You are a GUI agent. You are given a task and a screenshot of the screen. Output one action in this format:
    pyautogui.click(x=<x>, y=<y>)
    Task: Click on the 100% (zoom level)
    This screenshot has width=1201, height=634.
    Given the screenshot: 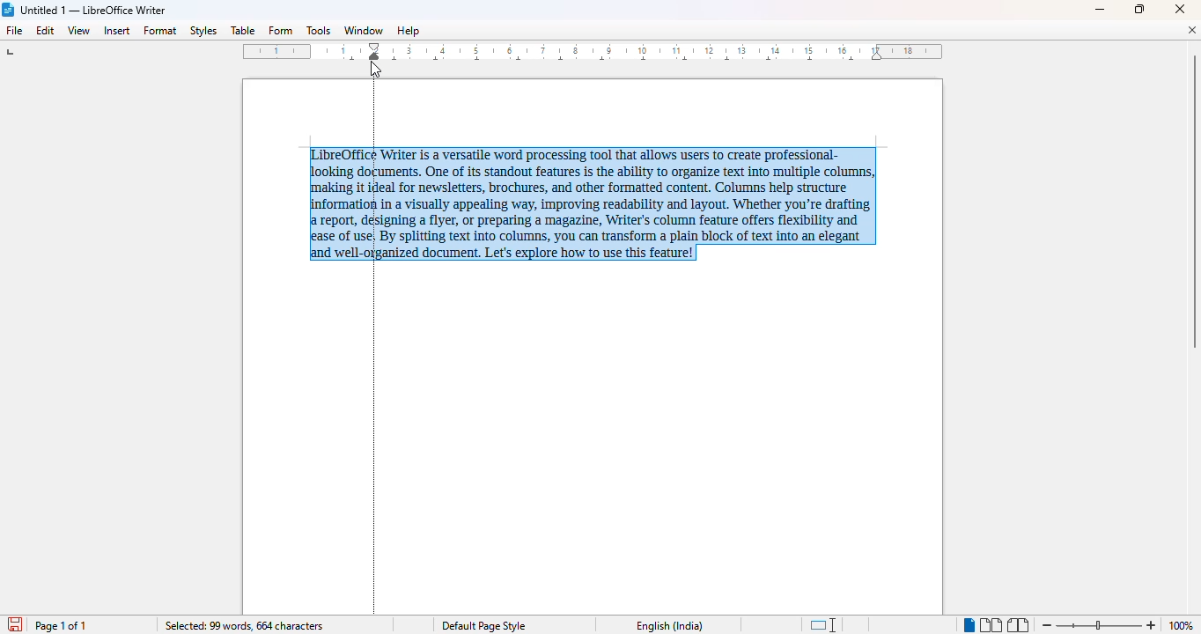 What is the action you would take?
    pyautogui.click(x=1183, y=625)
    